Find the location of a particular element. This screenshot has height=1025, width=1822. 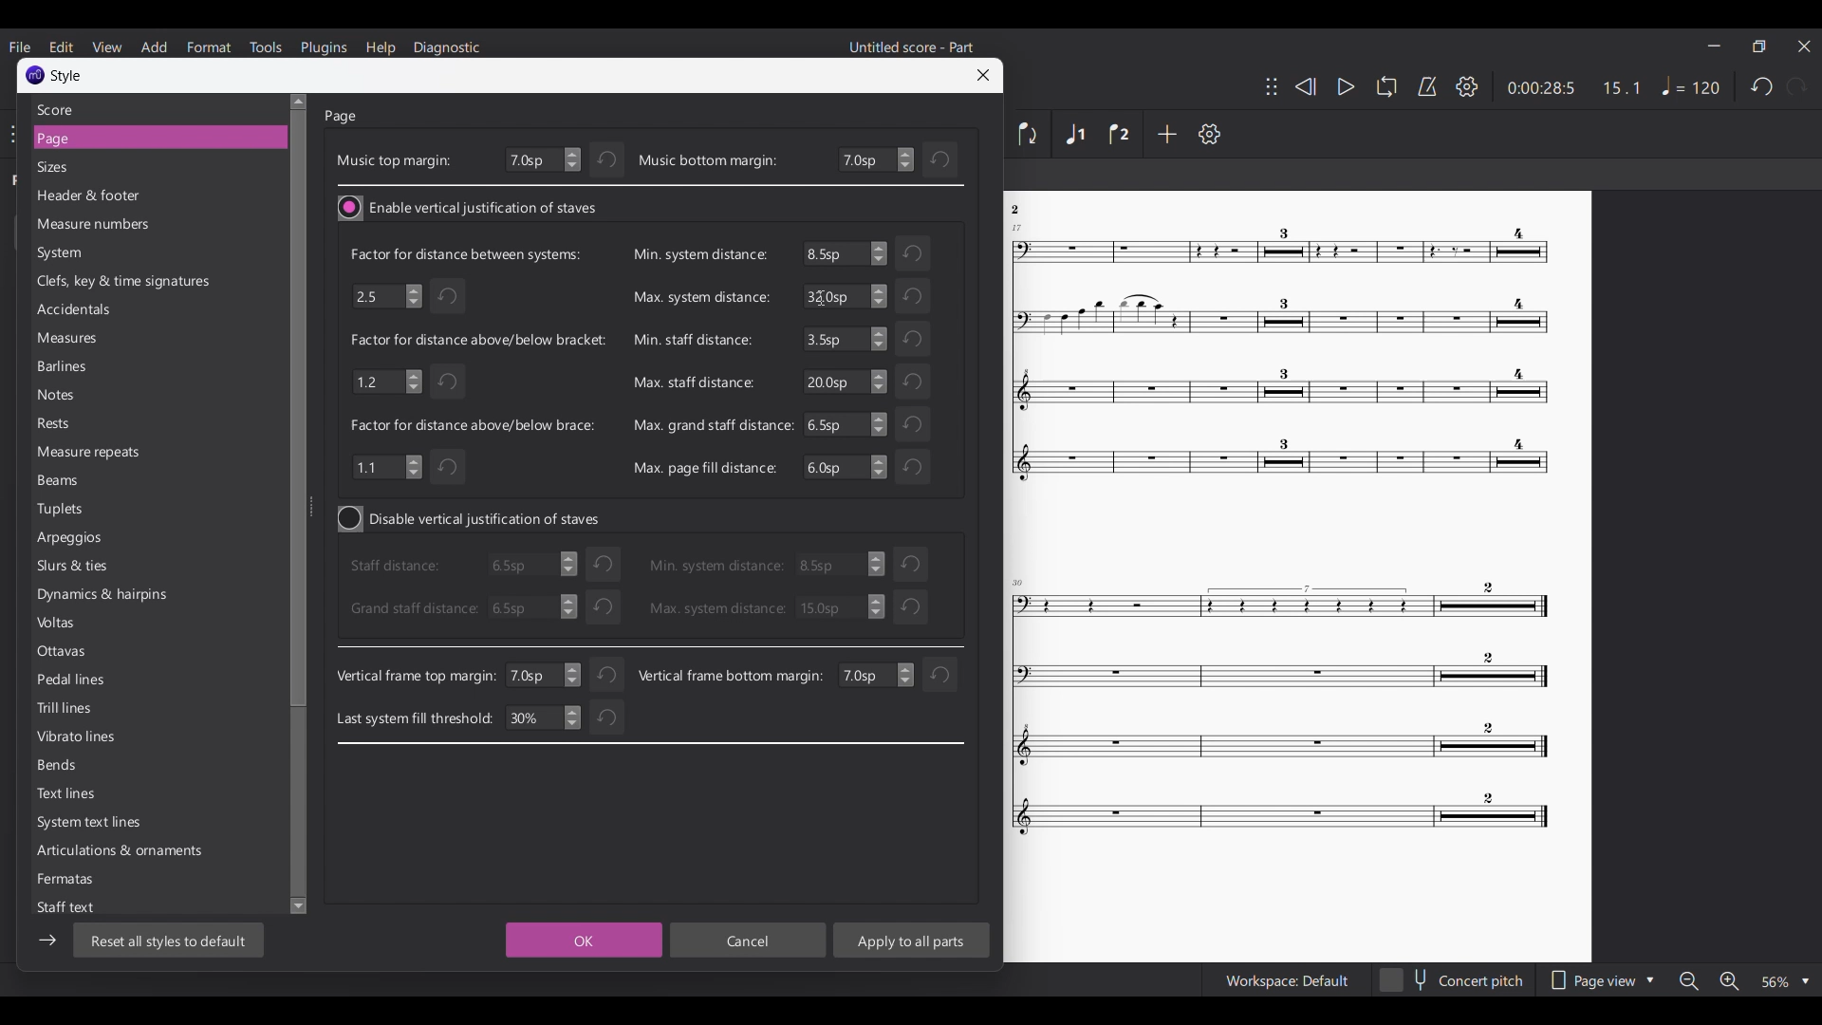

Bends is located at coordinates (100, 768).